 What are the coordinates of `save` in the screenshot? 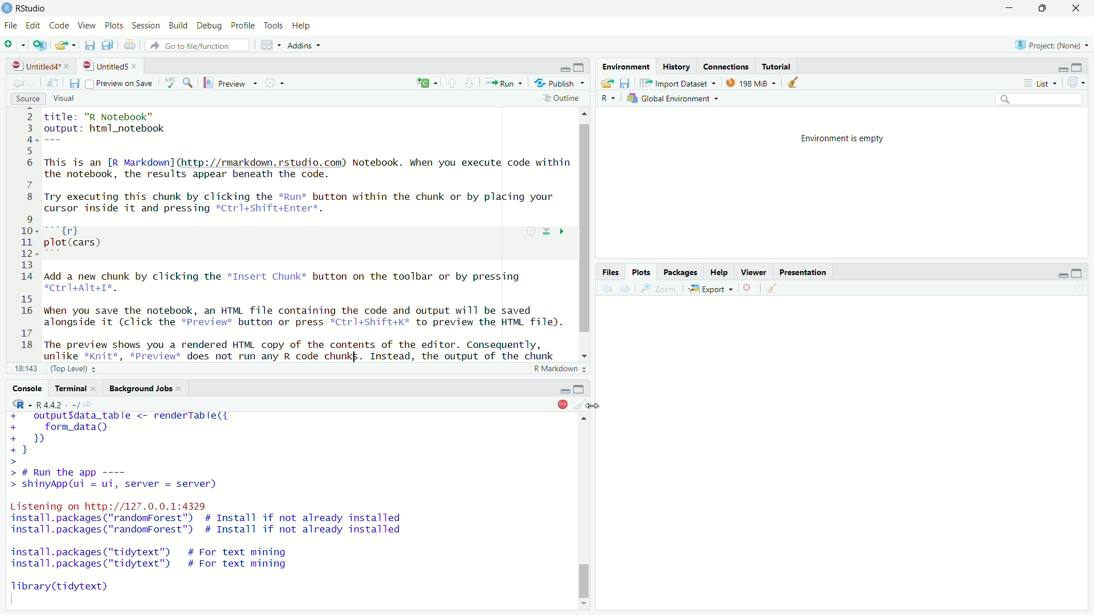 It's located at (74, 84).